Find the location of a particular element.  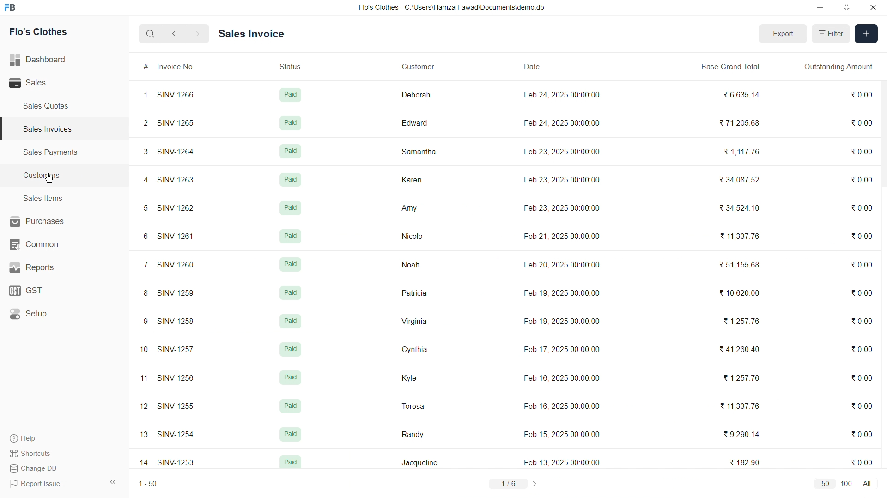

Feb 21, 2025 00:00:00 is located at coordinates (565, 234).